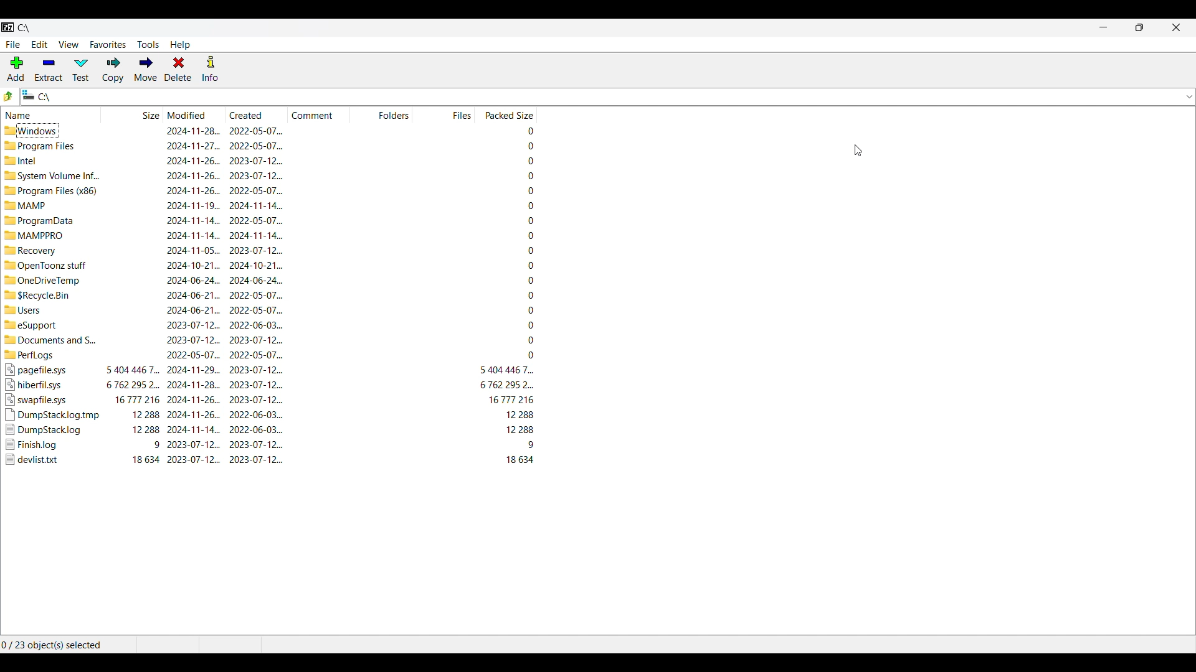  Describe the element at coordinates (47, 146) in the screenshot. I see `Porgra Files` at that location.